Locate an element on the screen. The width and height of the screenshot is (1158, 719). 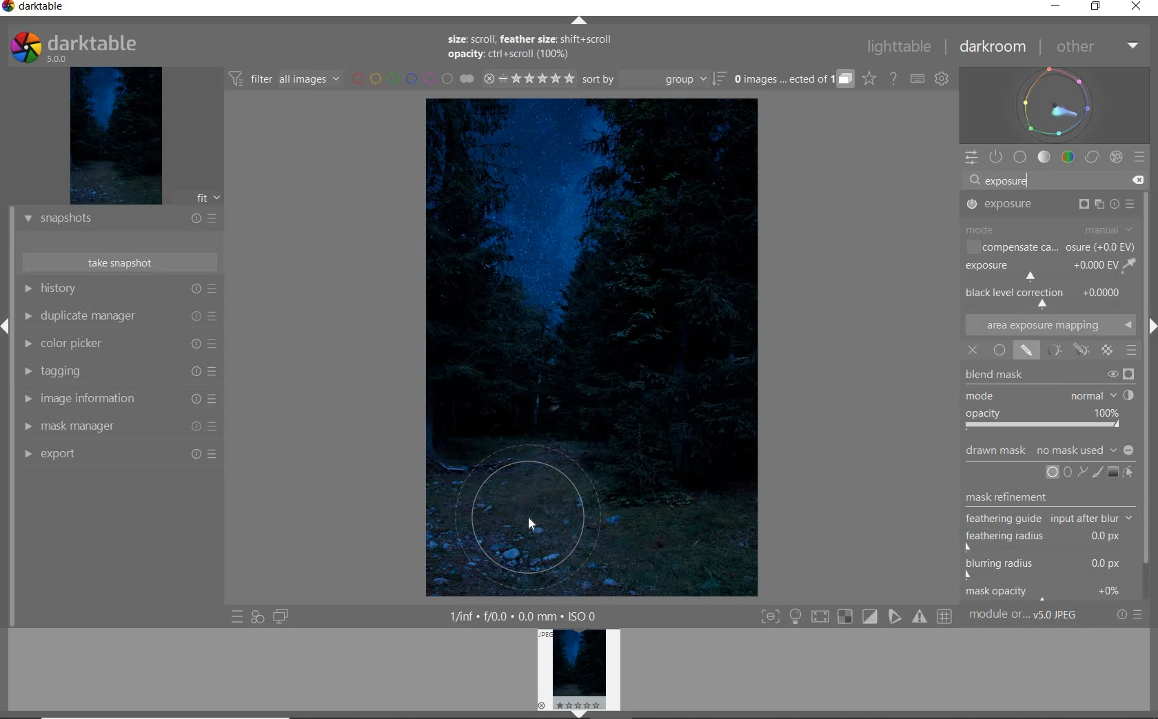
SORT is located at coordinates (654, 80).